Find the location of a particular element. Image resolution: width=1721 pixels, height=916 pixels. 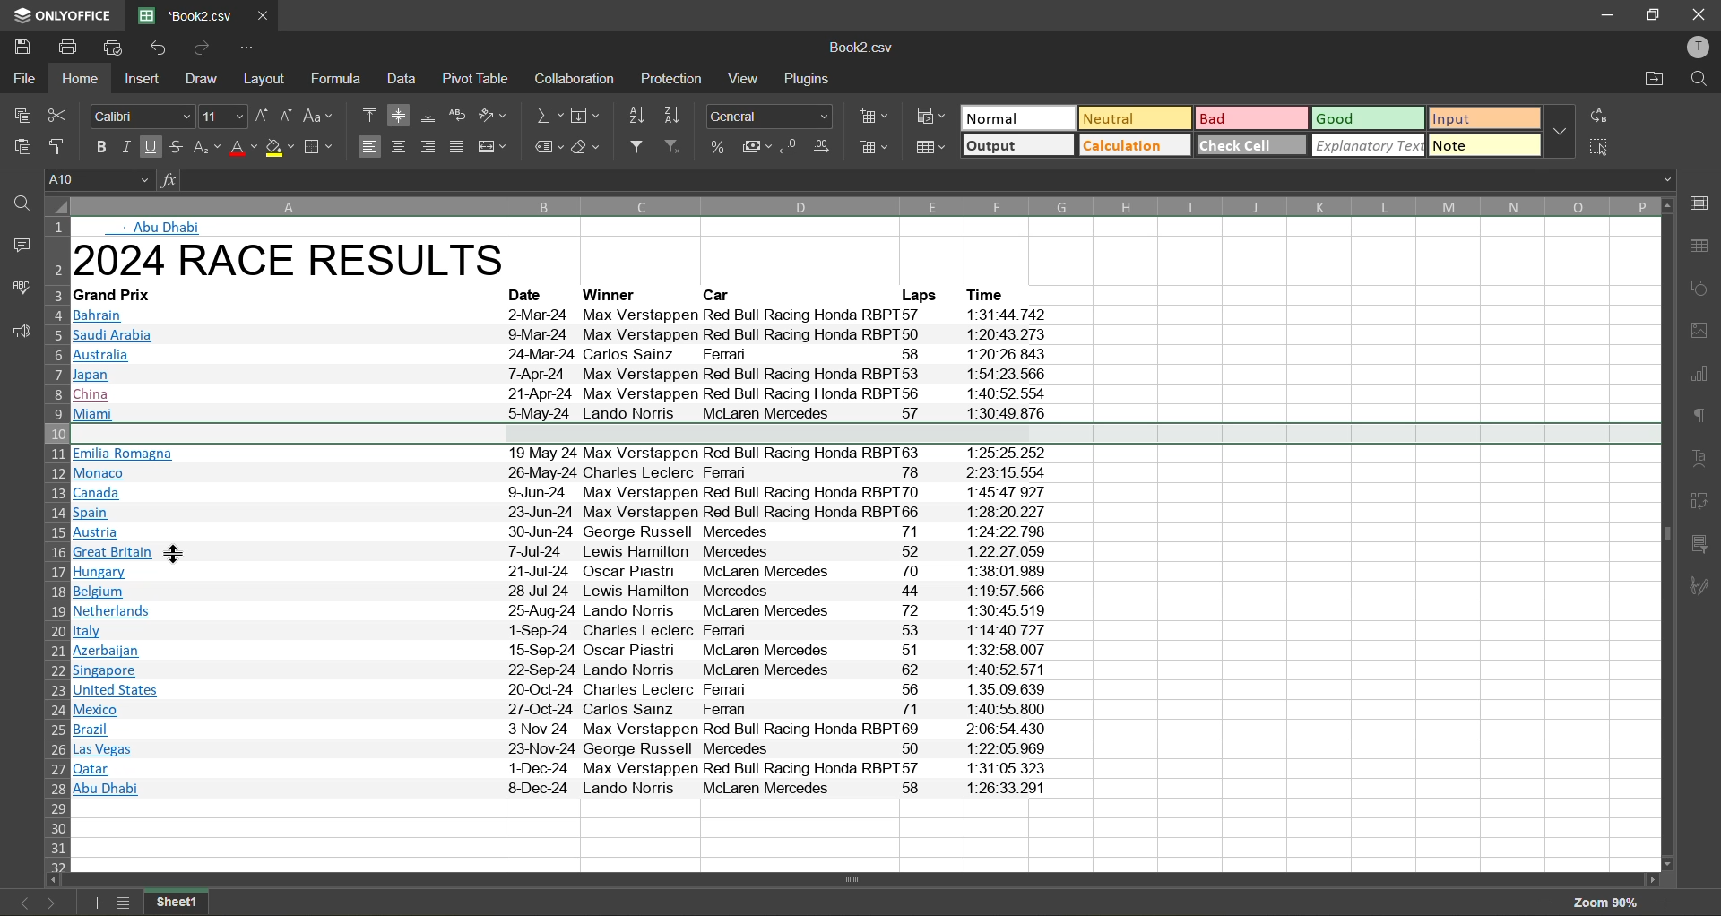

Brazil 33-Nov-24 Max Verstappen Red Bull Racing Honda RBPT69 2:06:54 430 is located at coordinates (561, 730).